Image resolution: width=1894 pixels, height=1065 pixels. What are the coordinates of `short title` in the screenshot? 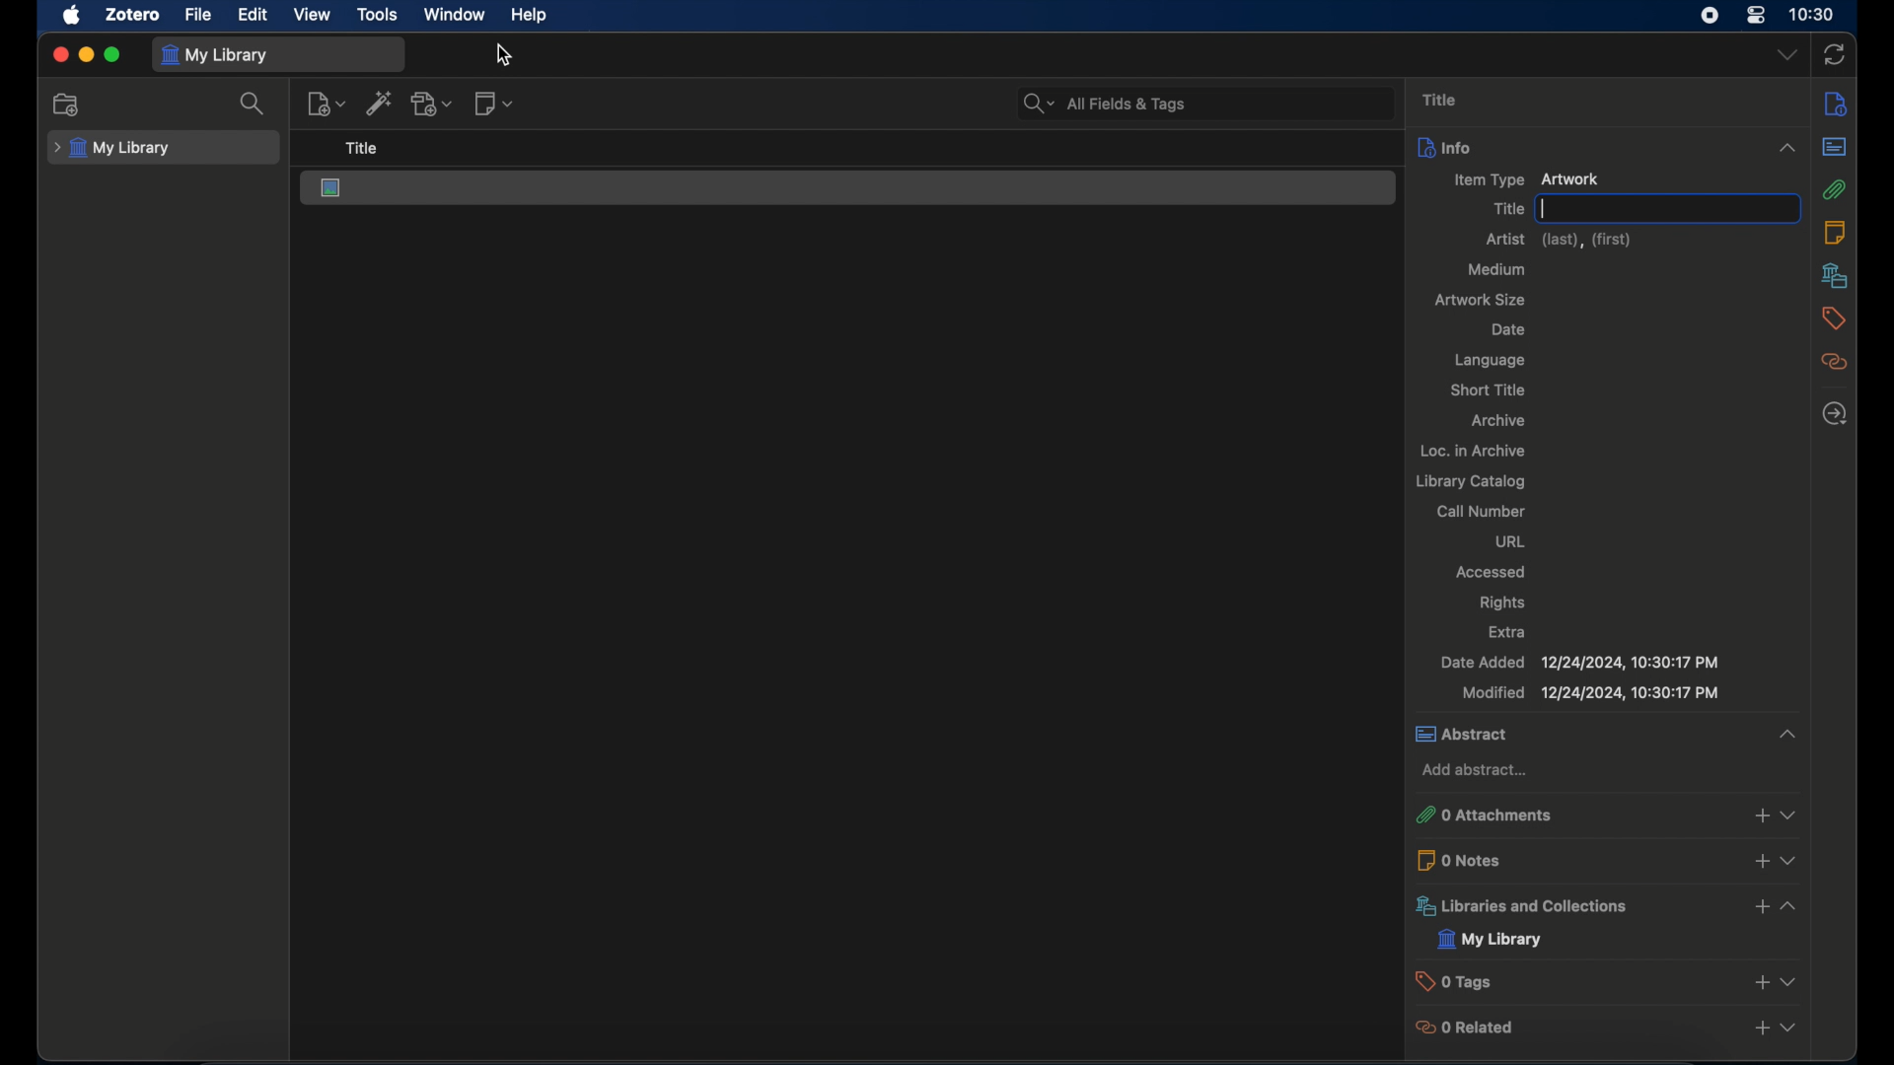 It's located at (1487, 389).